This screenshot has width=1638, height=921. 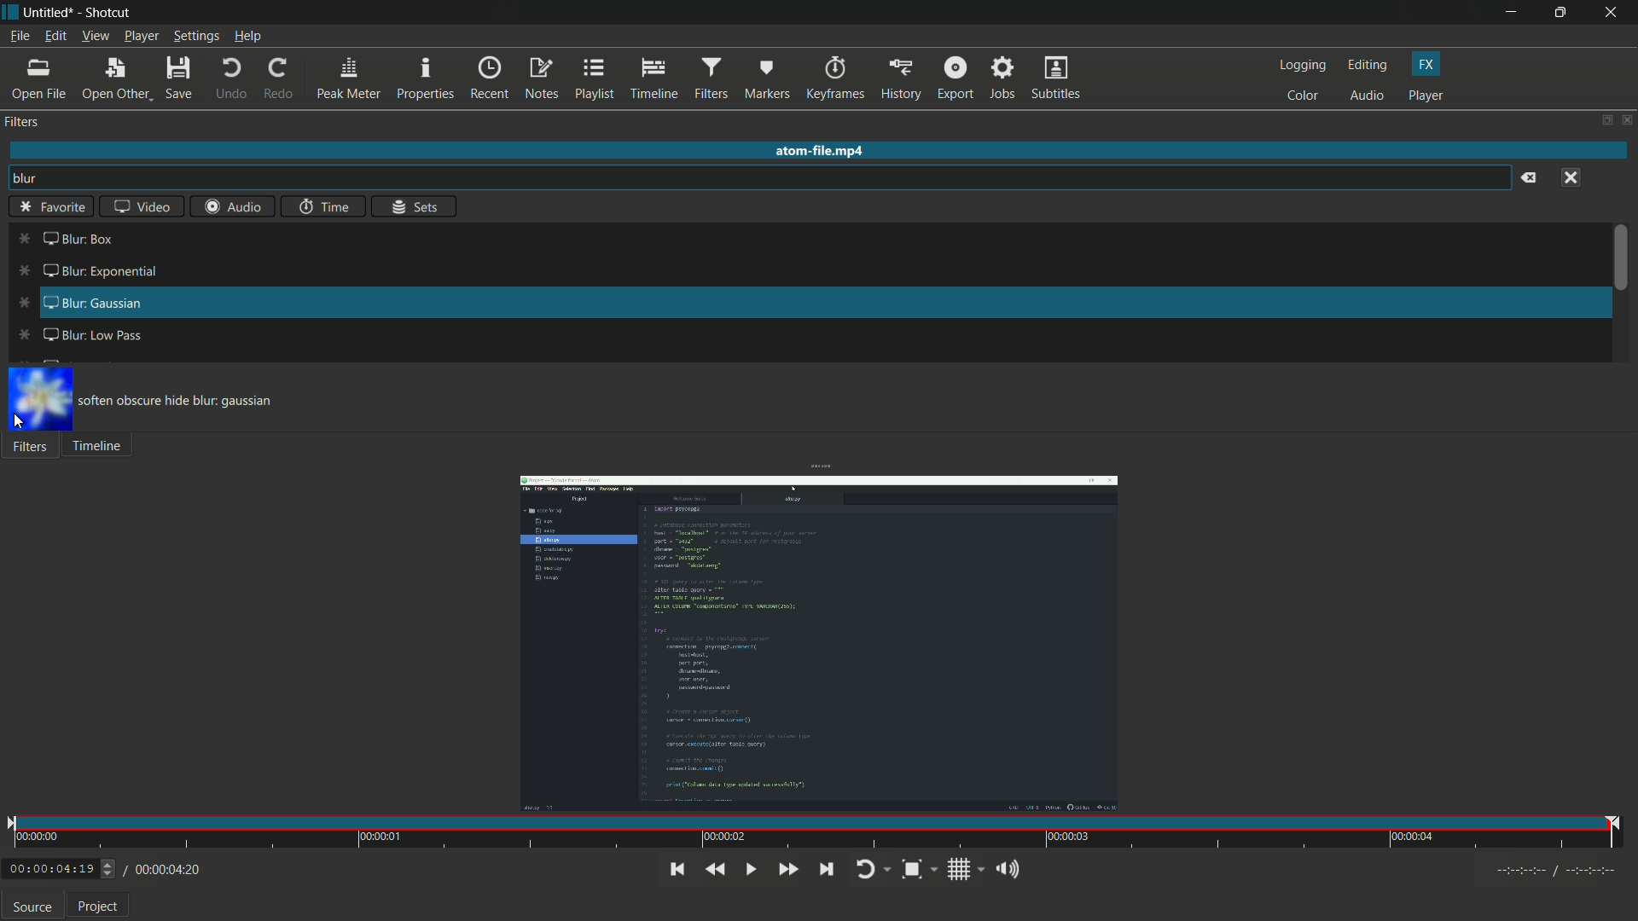 I want to click on sets, so click(x=417, y=208).